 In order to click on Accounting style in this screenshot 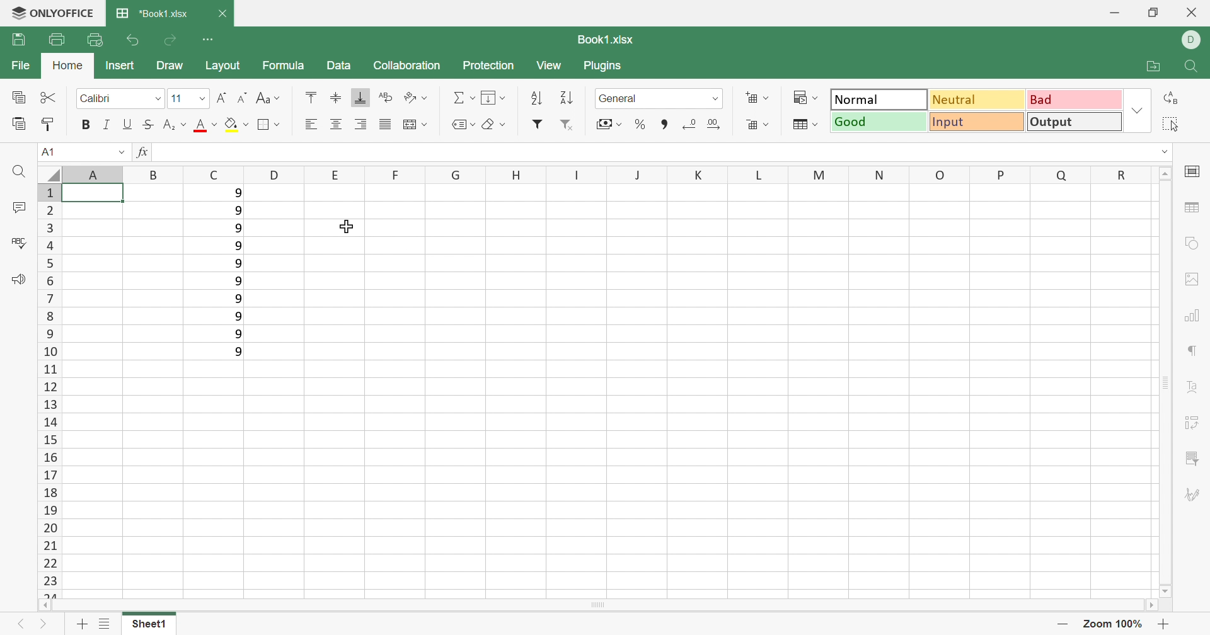, I will do `click(610, 124)`.